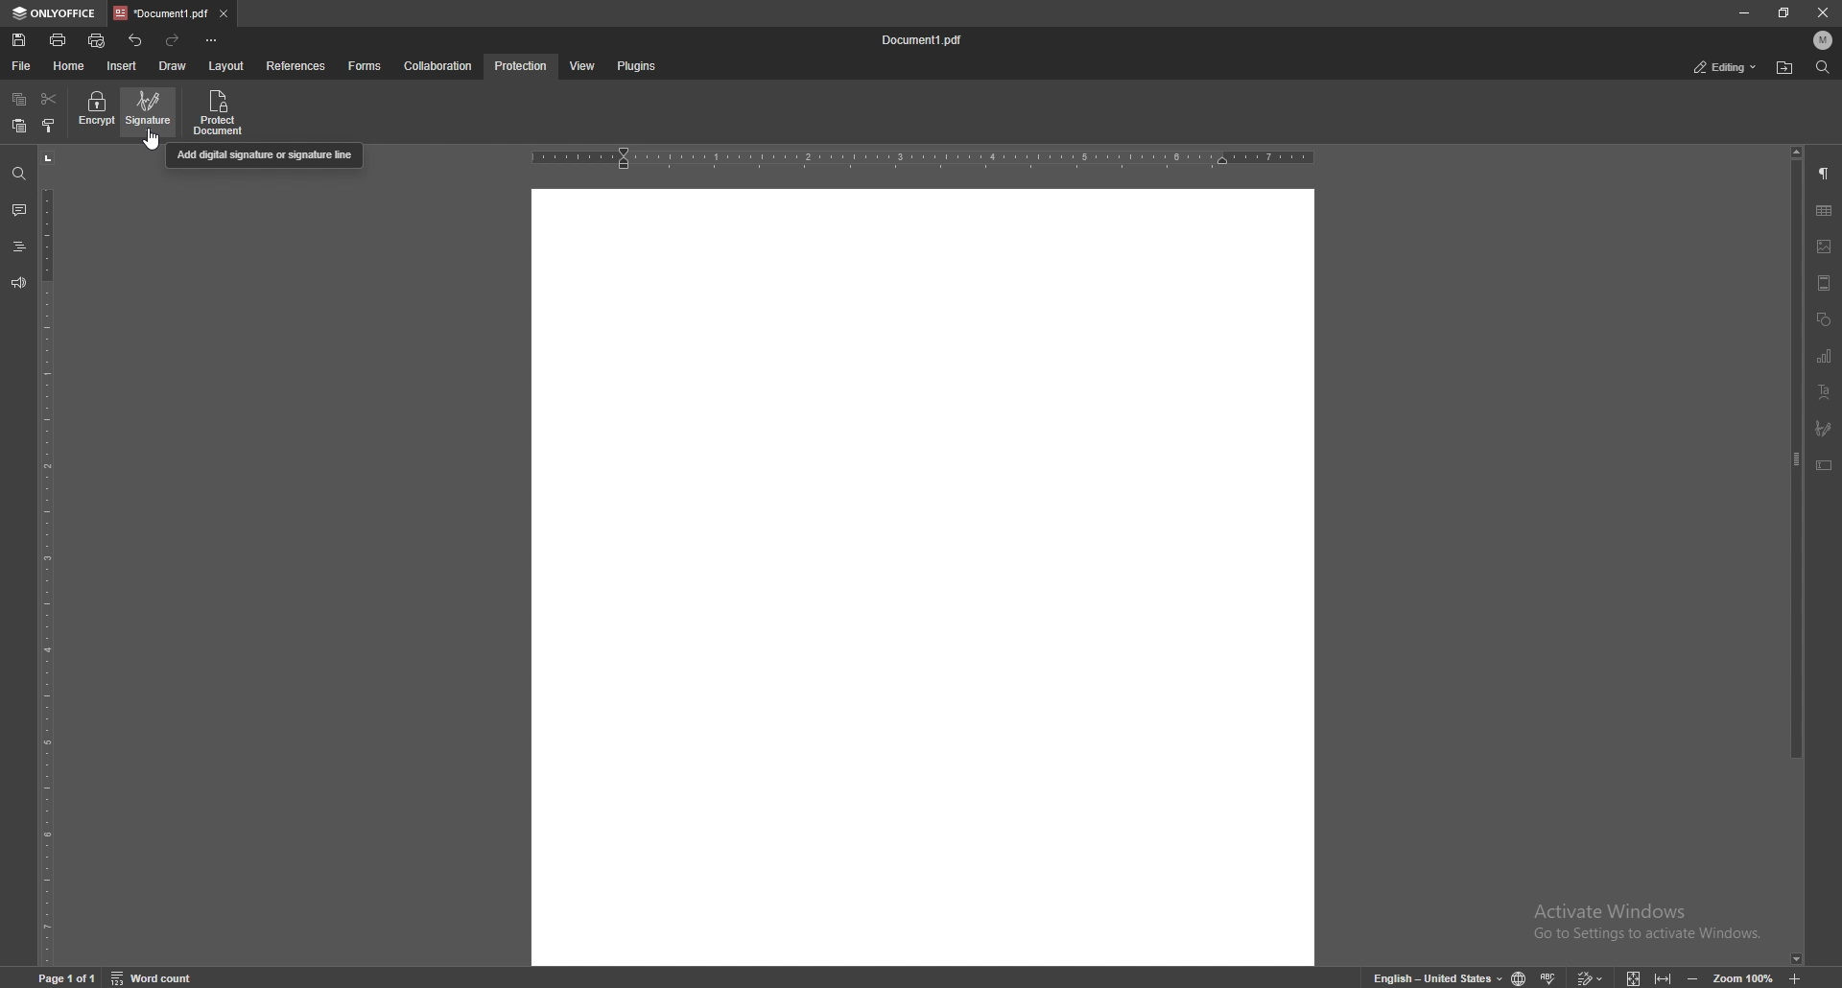 This screenshot has width=1842, height=988. I want to click on layout, so click(225, 67).